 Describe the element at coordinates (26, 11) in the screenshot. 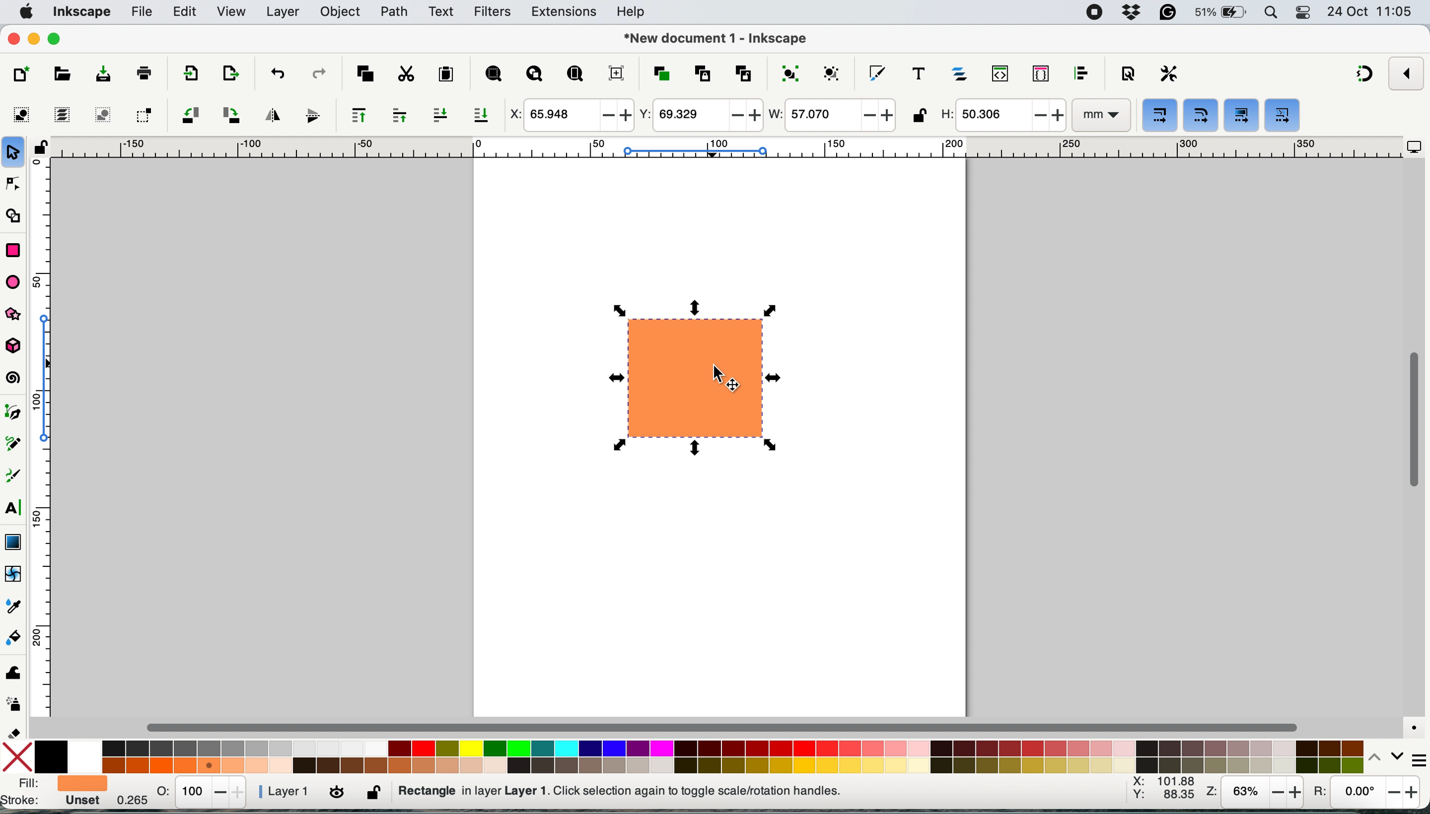

I see `system logo` at that location.